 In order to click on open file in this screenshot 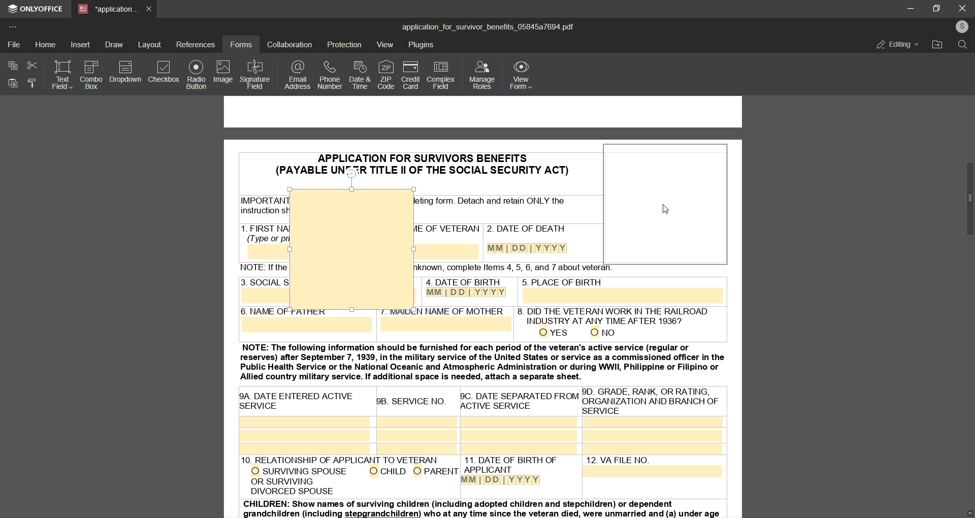, I will do `click(938, 45)`.